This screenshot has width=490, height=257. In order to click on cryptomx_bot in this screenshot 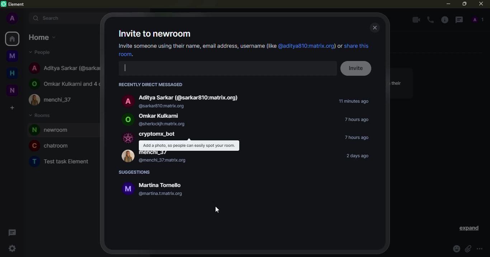, I will do `click(155, 134)`.